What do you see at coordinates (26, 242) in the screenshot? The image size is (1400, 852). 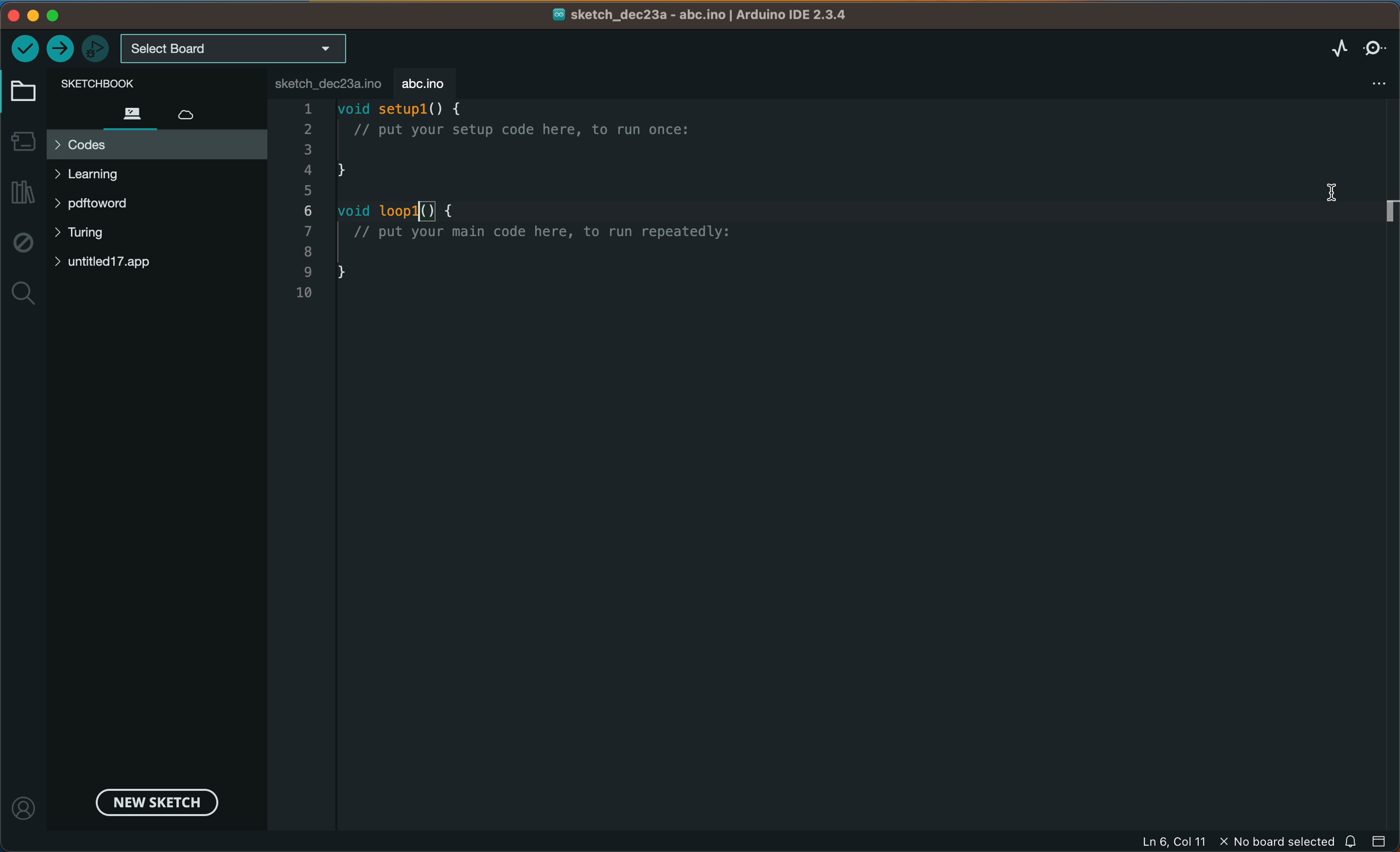 I see `debug` at bounding box center [26, 242].